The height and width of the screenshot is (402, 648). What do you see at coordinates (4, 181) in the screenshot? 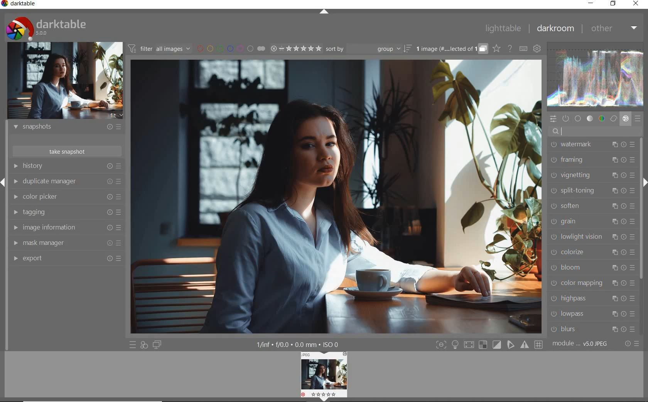
I see `Expand/Collapse` at bounding box center [4, 181].